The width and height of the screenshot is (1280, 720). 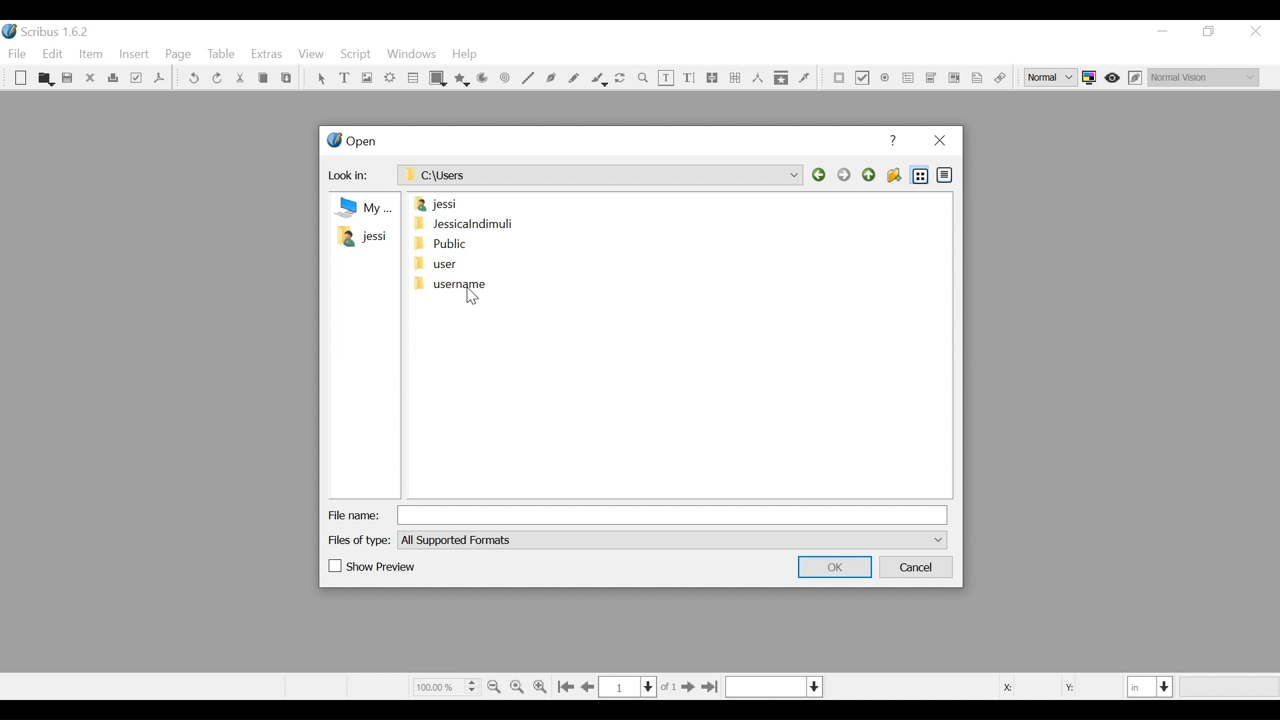 What do you see at coordinates (137, 79) in the screenshot?
I see `Preflight Verifier` at bounding box center [137, 79].